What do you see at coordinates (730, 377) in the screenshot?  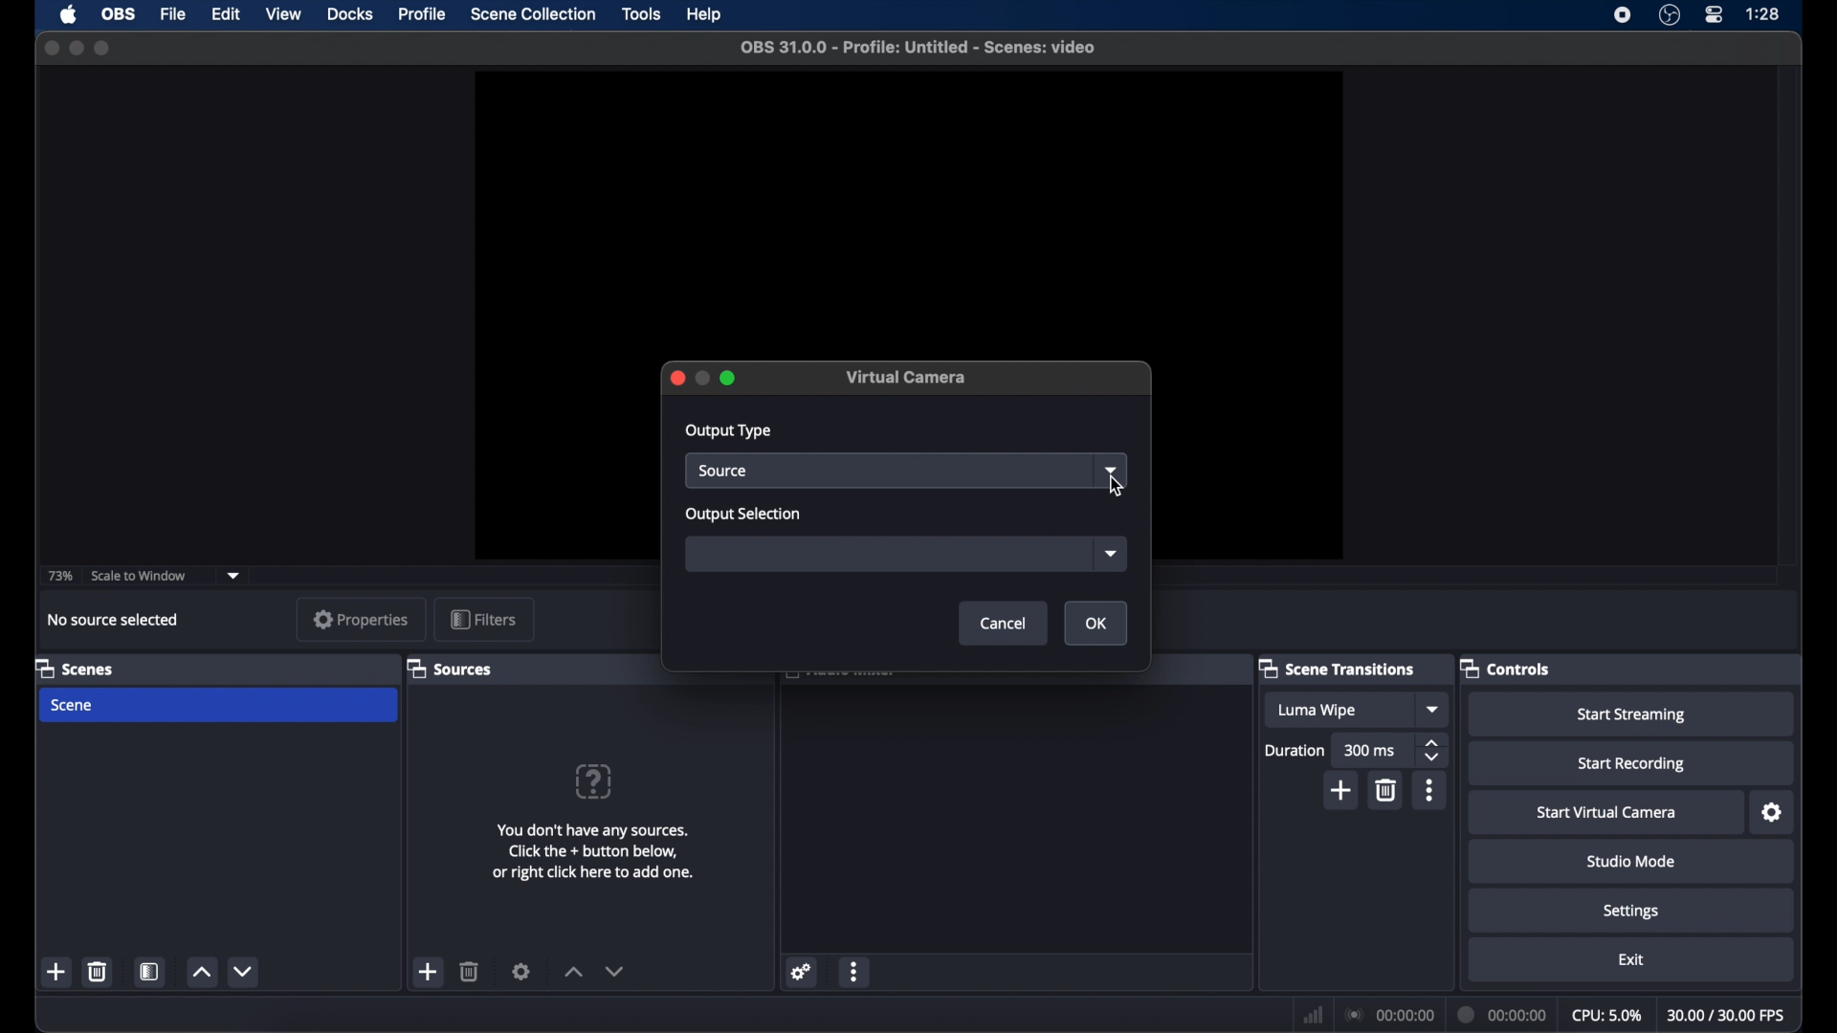 I see `maximize` at bounding box center [730, 377].